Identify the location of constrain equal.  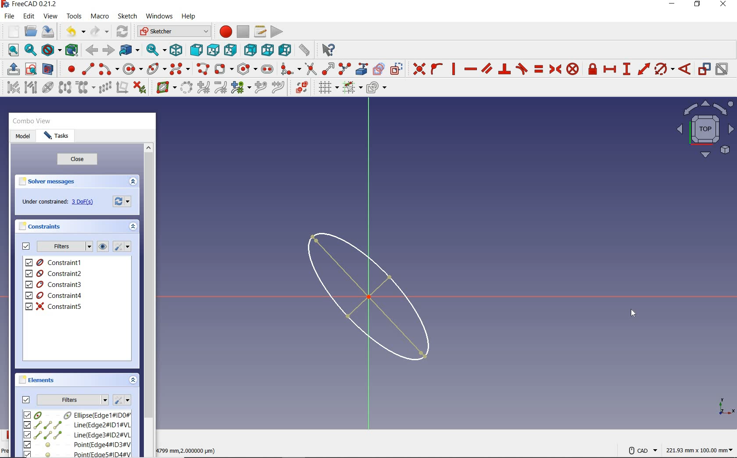
(539, 69).